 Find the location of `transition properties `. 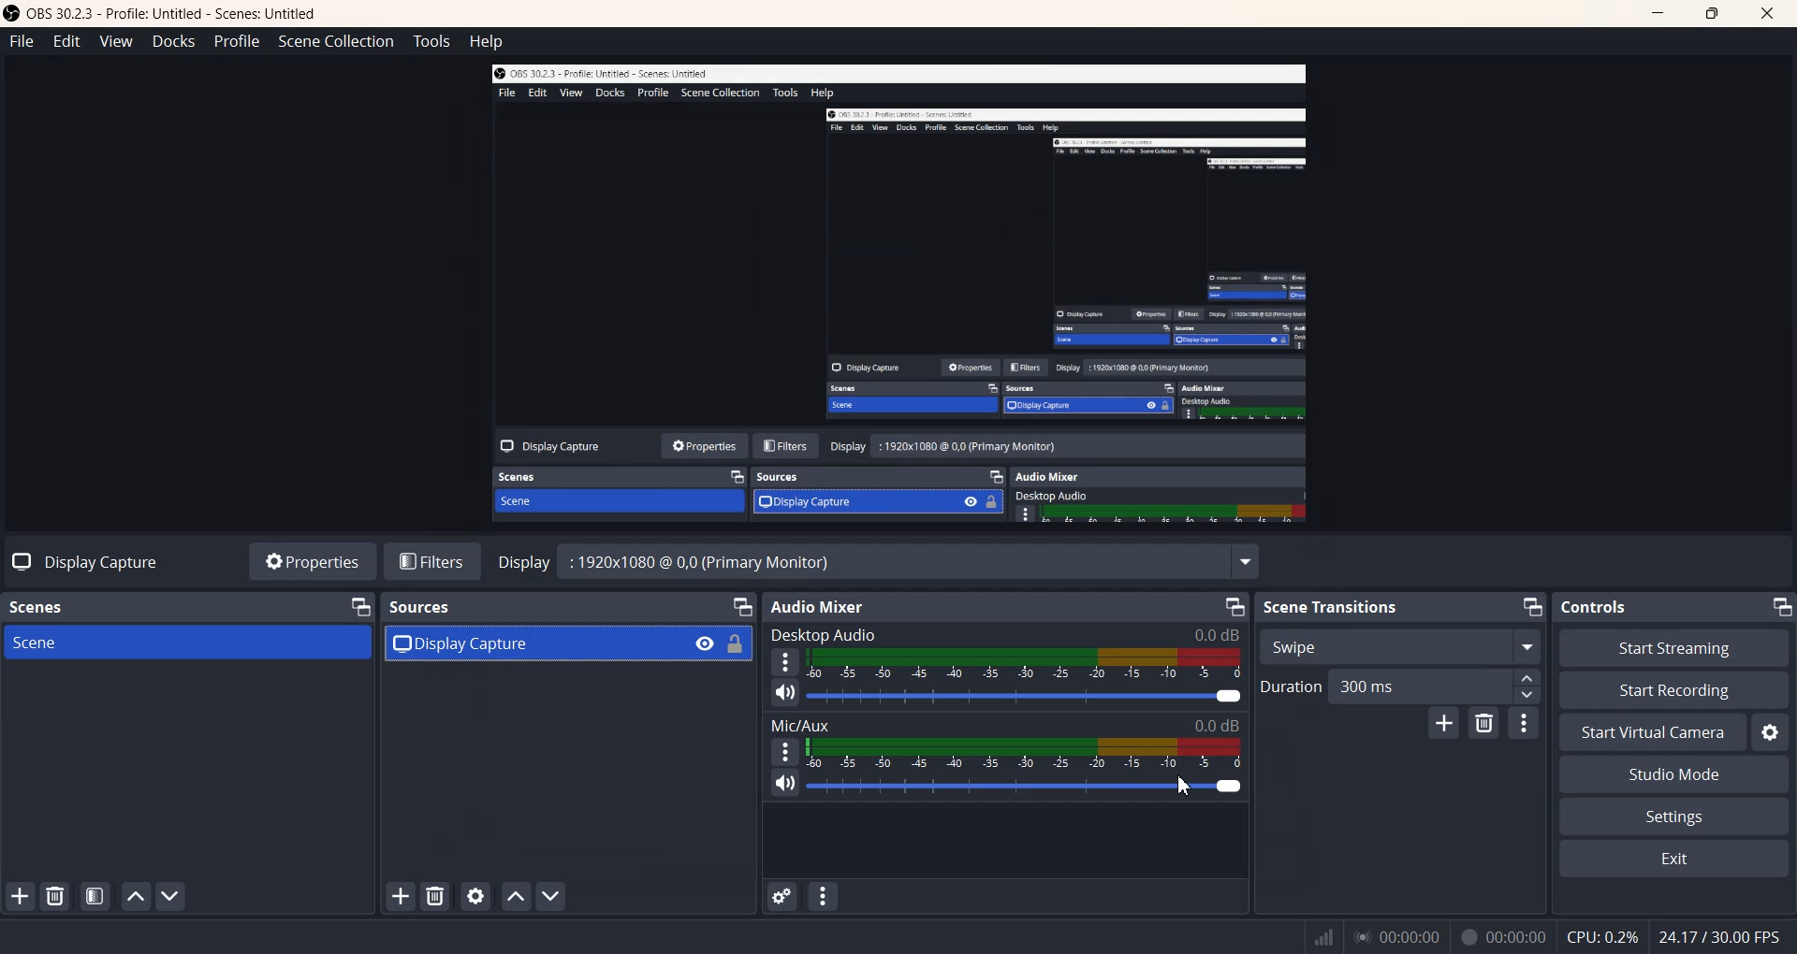

transition properties  is located at coordinates (1524, 723).